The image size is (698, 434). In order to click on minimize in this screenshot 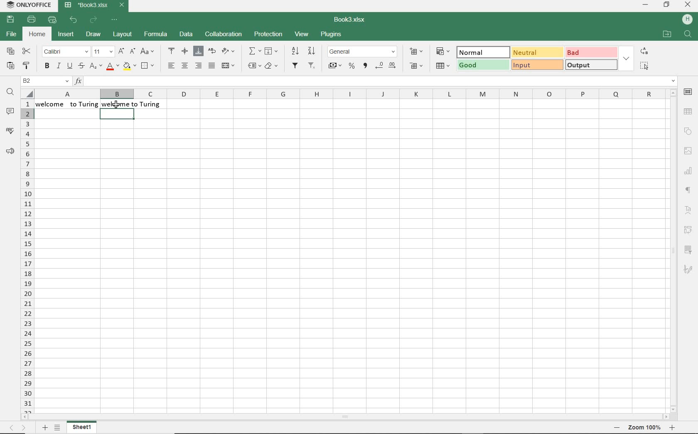, I will do `click(645, 4)`.